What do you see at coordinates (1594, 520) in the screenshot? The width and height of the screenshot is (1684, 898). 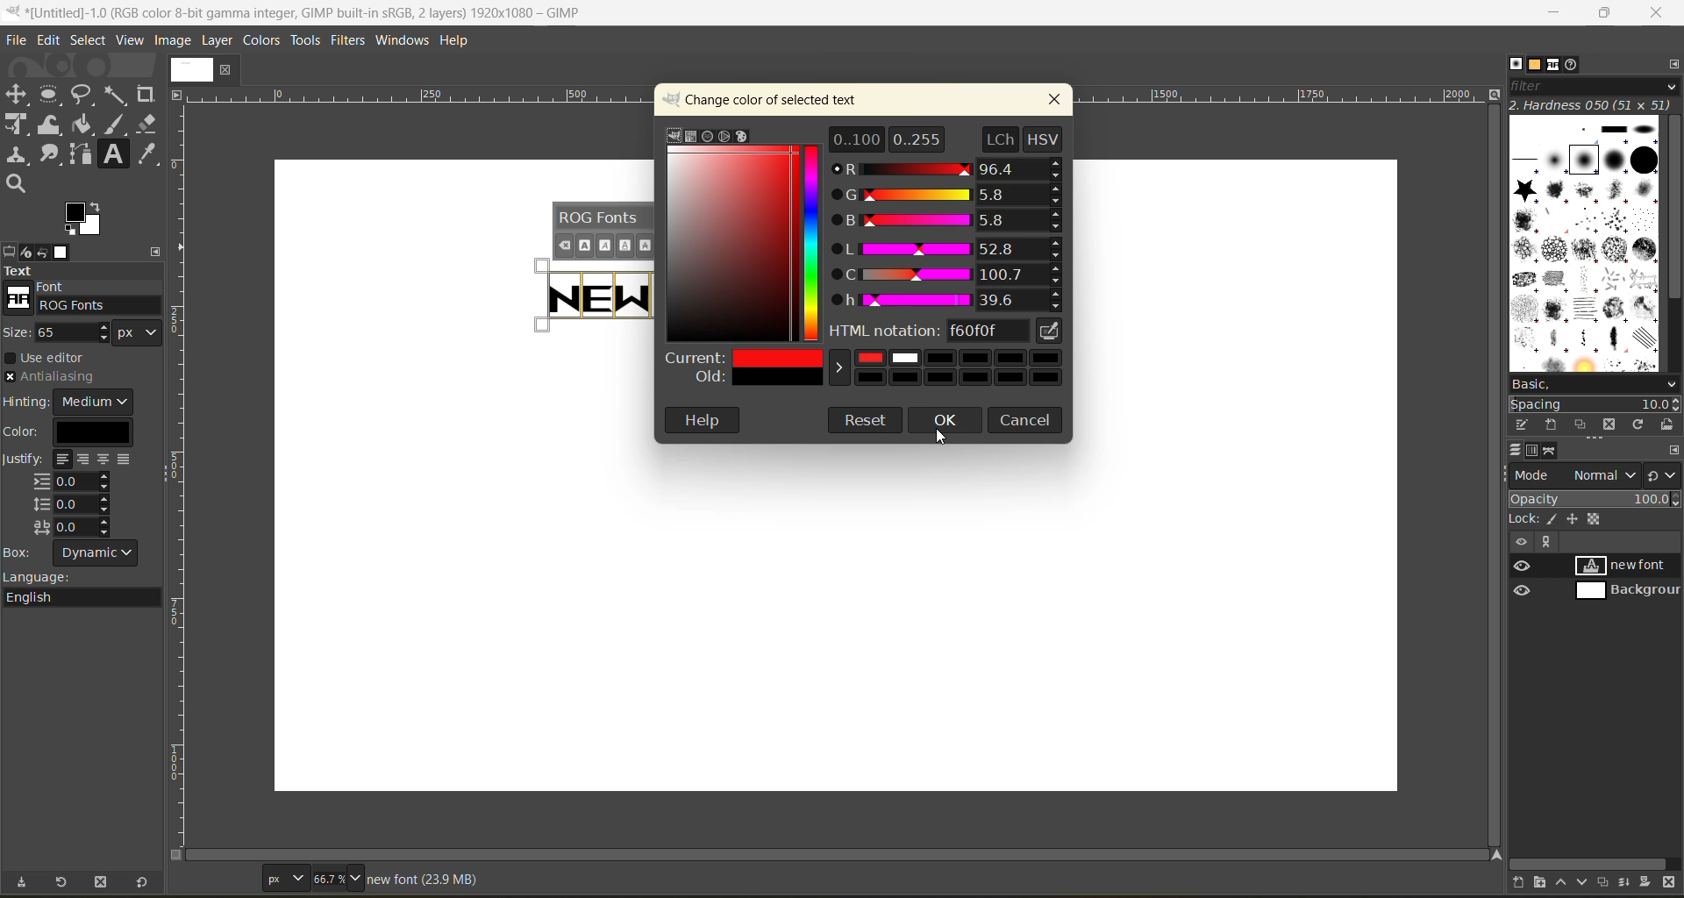 I see `lock pixel, position and alpha` at bounding box center [1594, 520].